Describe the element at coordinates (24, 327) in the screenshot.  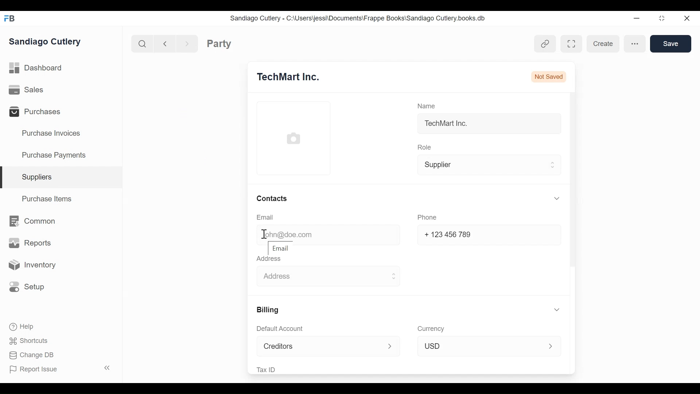
I see ` Help` at that location.